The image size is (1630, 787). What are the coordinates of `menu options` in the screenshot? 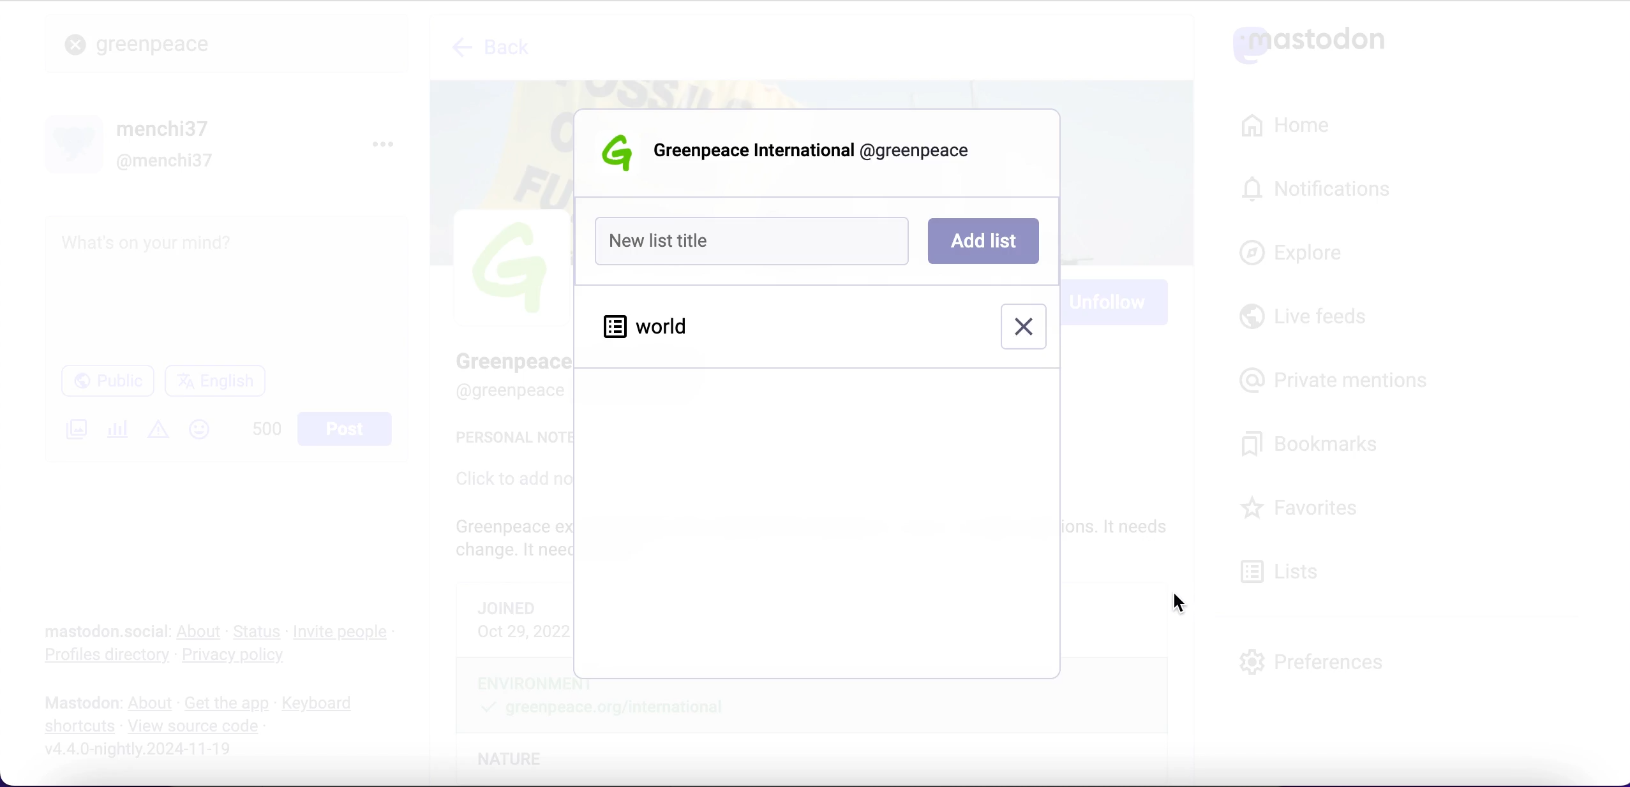 It's located at (387, 143).